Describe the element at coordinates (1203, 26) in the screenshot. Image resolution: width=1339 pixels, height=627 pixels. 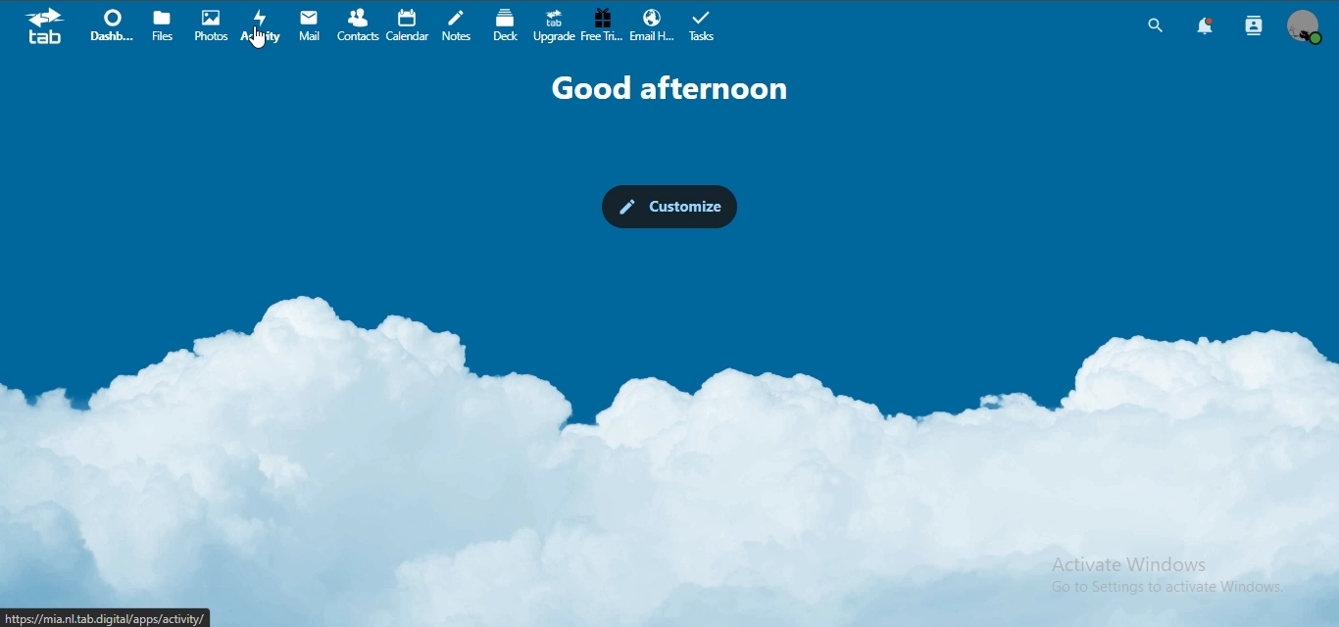
I see `notifications` at that location.